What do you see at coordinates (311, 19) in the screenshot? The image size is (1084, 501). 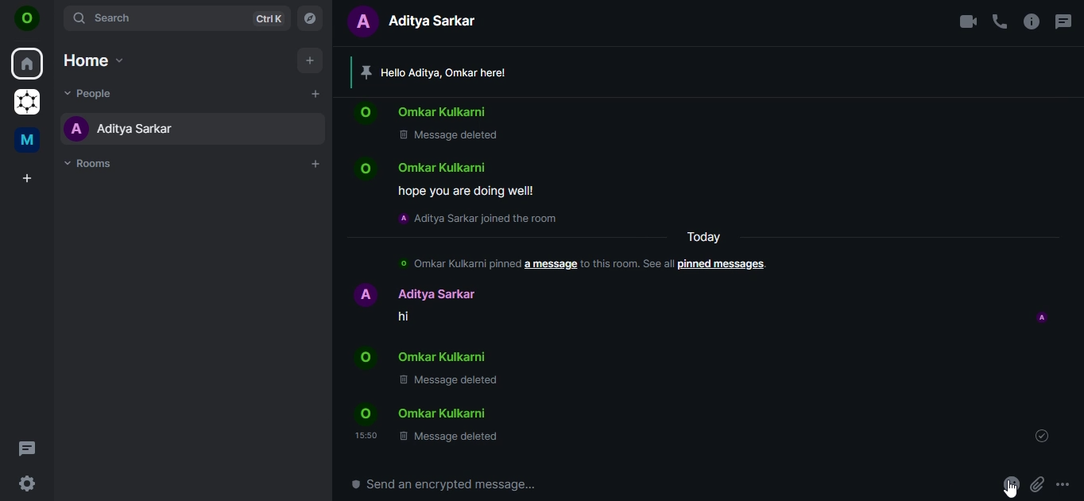 I see `explore rooms` at bounding box center [311, 19].